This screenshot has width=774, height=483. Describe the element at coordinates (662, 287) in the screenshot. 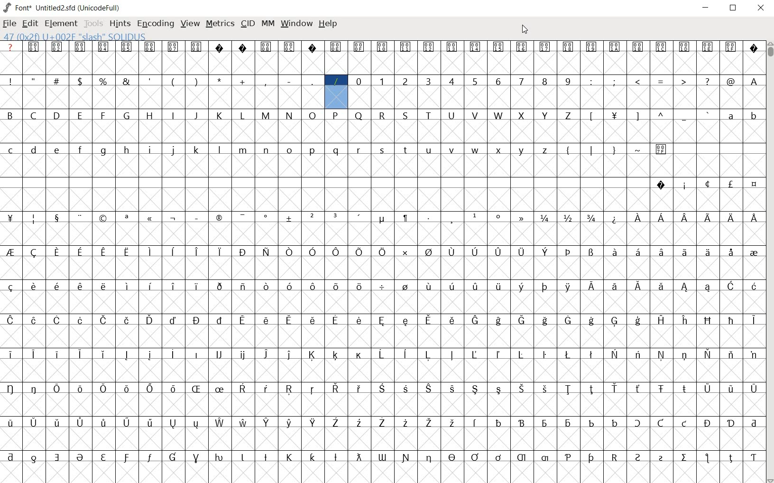

I see `glyph` at that location.